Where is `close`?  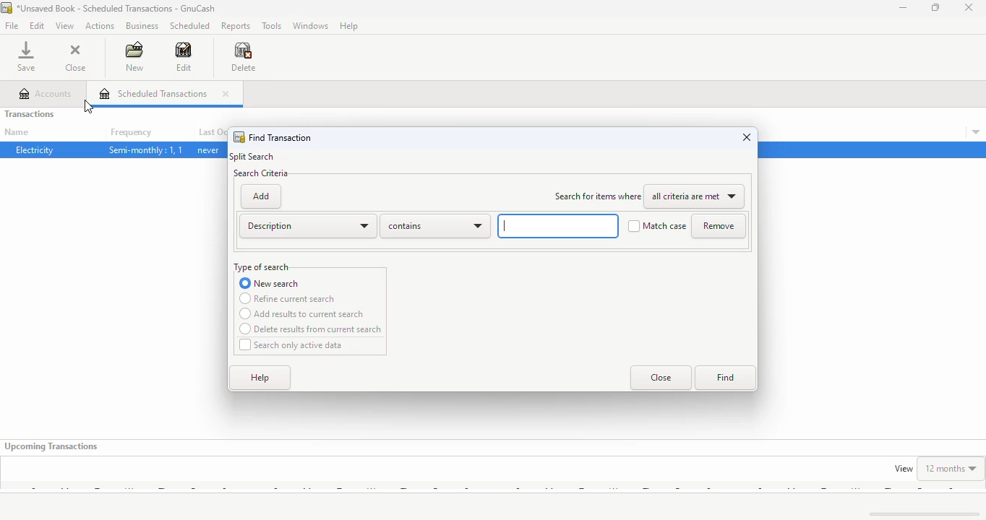 close is located at coordinates (747, 136).